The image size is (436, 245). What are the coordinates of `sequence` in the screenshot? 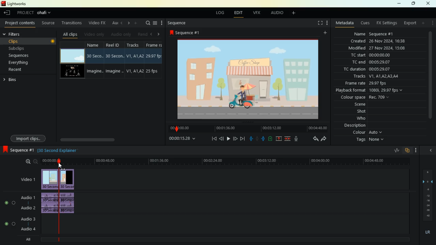 It's located at (17, 150).